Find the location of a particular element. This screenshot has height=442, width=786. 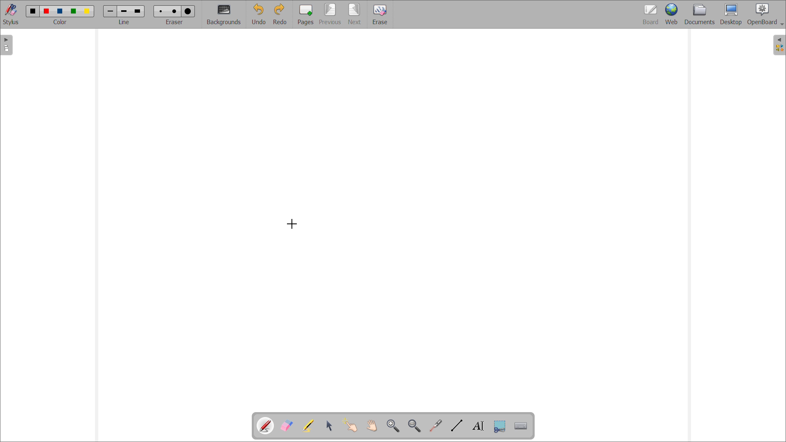

open folder view is located at coordinates (779, 45).